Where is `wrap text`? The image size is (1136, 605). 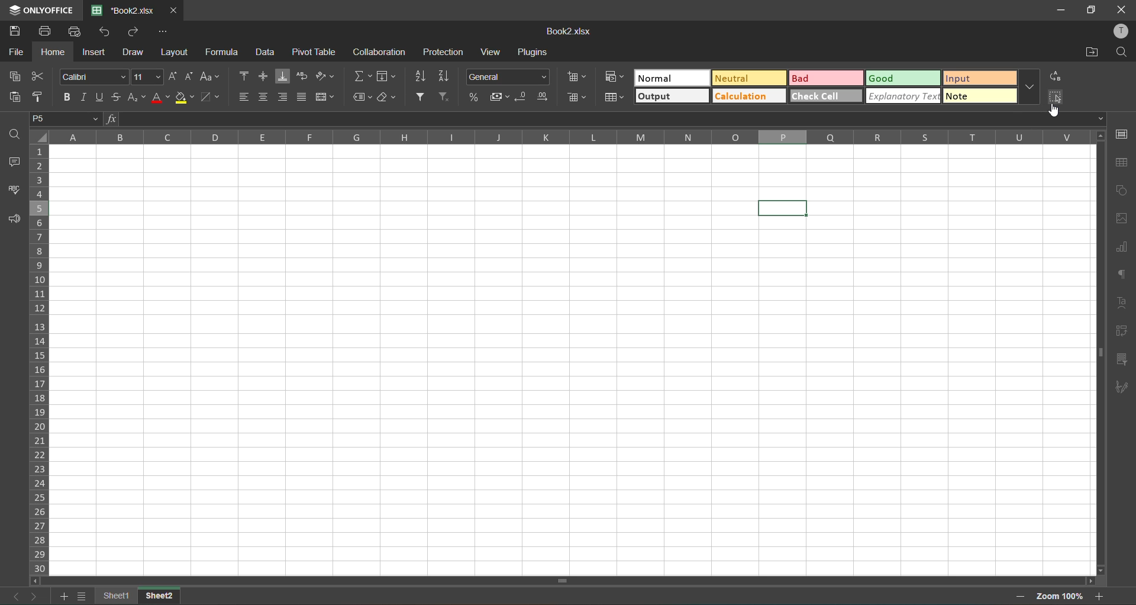
wrap text is located at coordinates (304, 73).